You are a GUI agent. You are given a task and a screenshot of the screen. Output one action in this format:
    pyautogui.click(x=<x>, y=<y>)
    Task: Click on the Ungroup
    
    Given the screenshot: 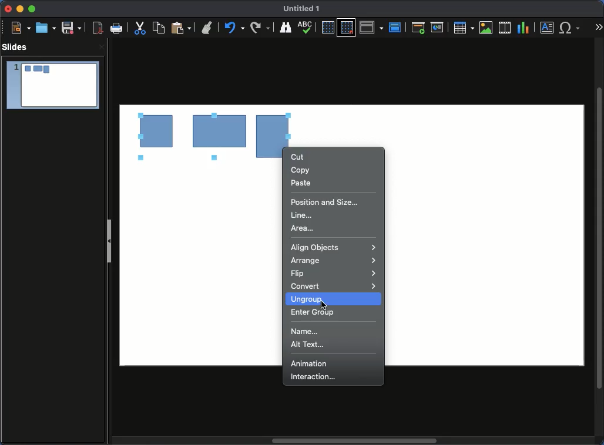 What is the action you would take?
    pyautogui.click(x=305, y=299)
    